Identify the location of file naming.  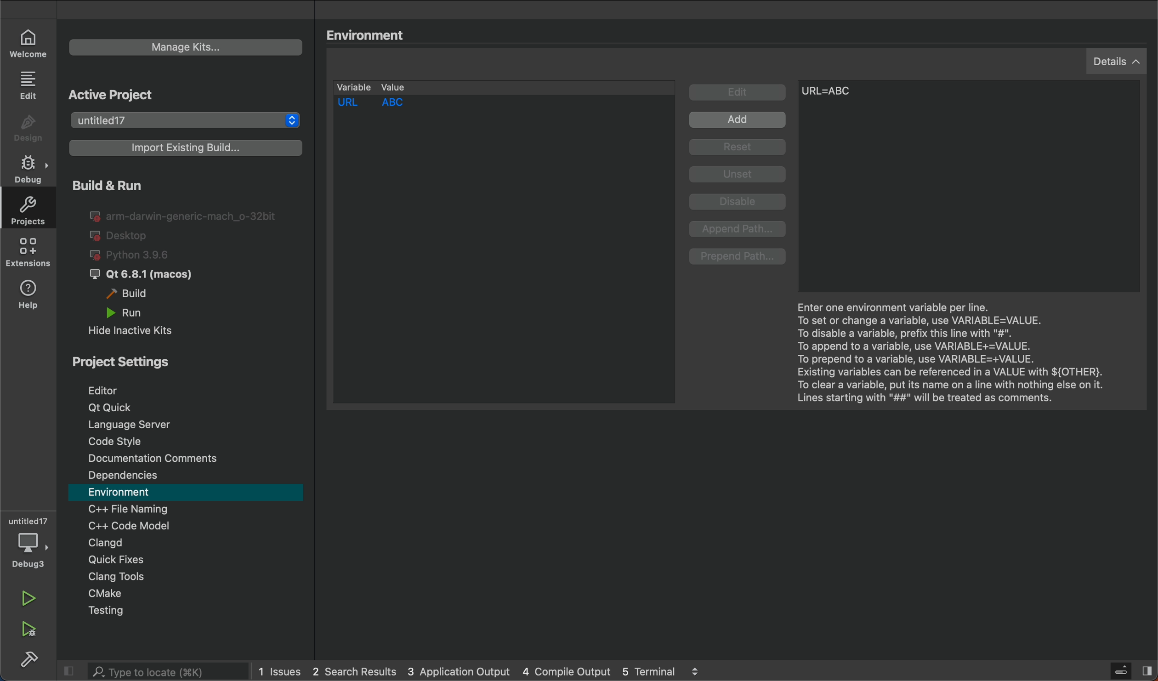
(188, 509).